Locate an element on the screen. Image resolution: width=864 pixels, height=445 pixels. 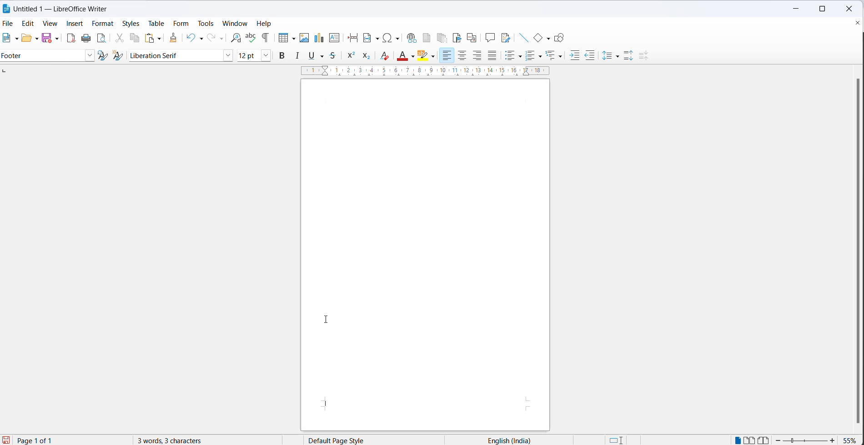
strike through is located at coordinates (323, 56).